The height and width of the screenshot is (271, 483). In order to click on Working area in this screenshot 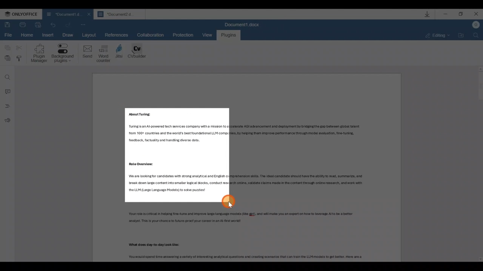, I will do `click(248, 167)`.